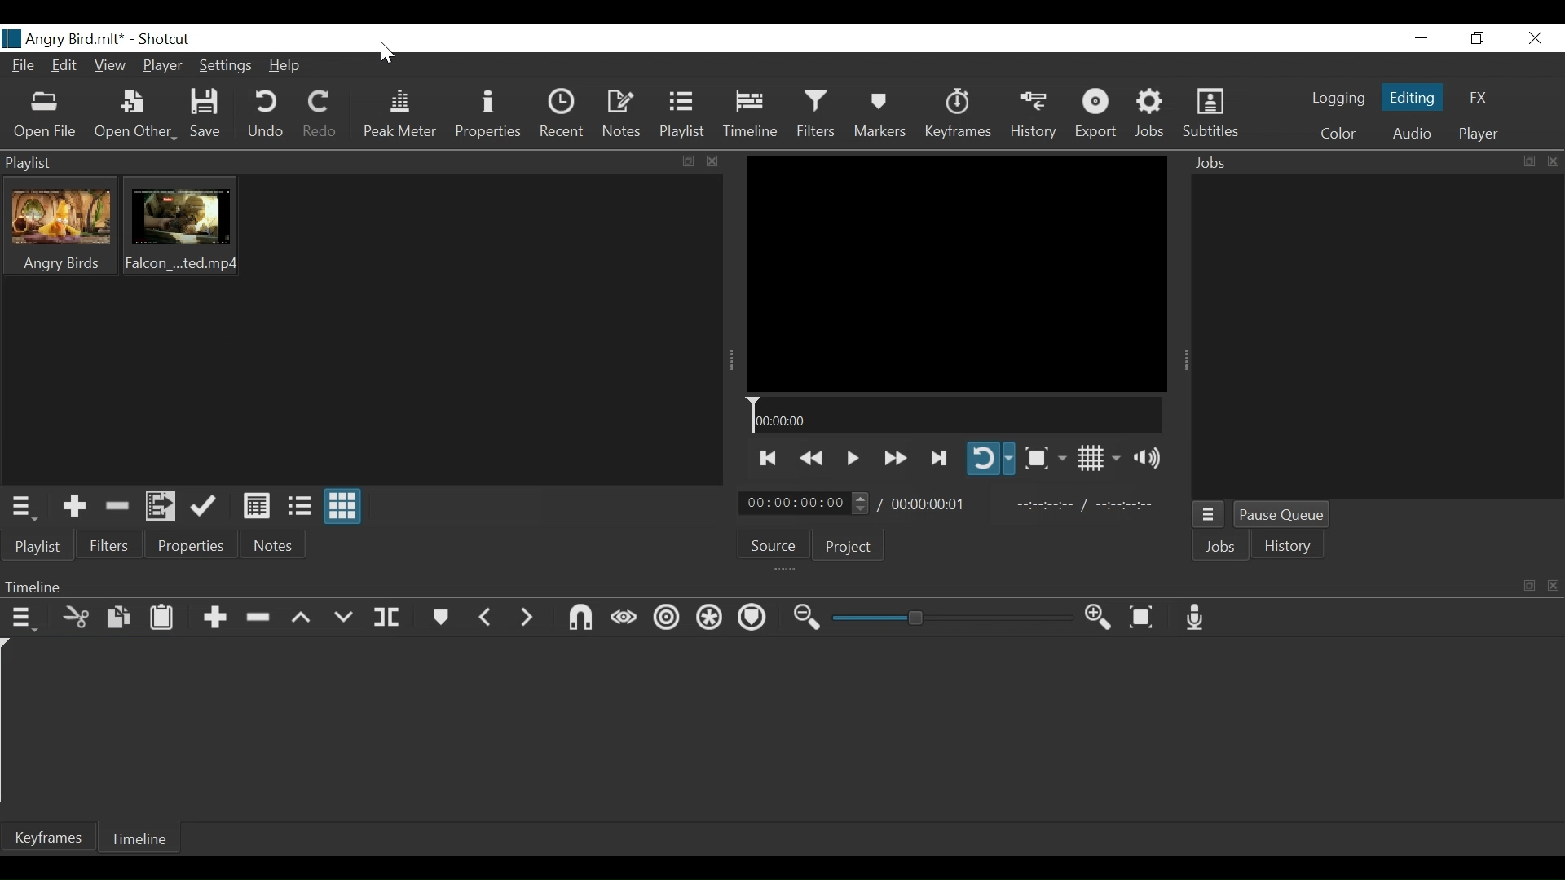  What do you see at coordinates (487, 618) in the screenshot?
I see `Previous marker` at bounding box center [487, 618].